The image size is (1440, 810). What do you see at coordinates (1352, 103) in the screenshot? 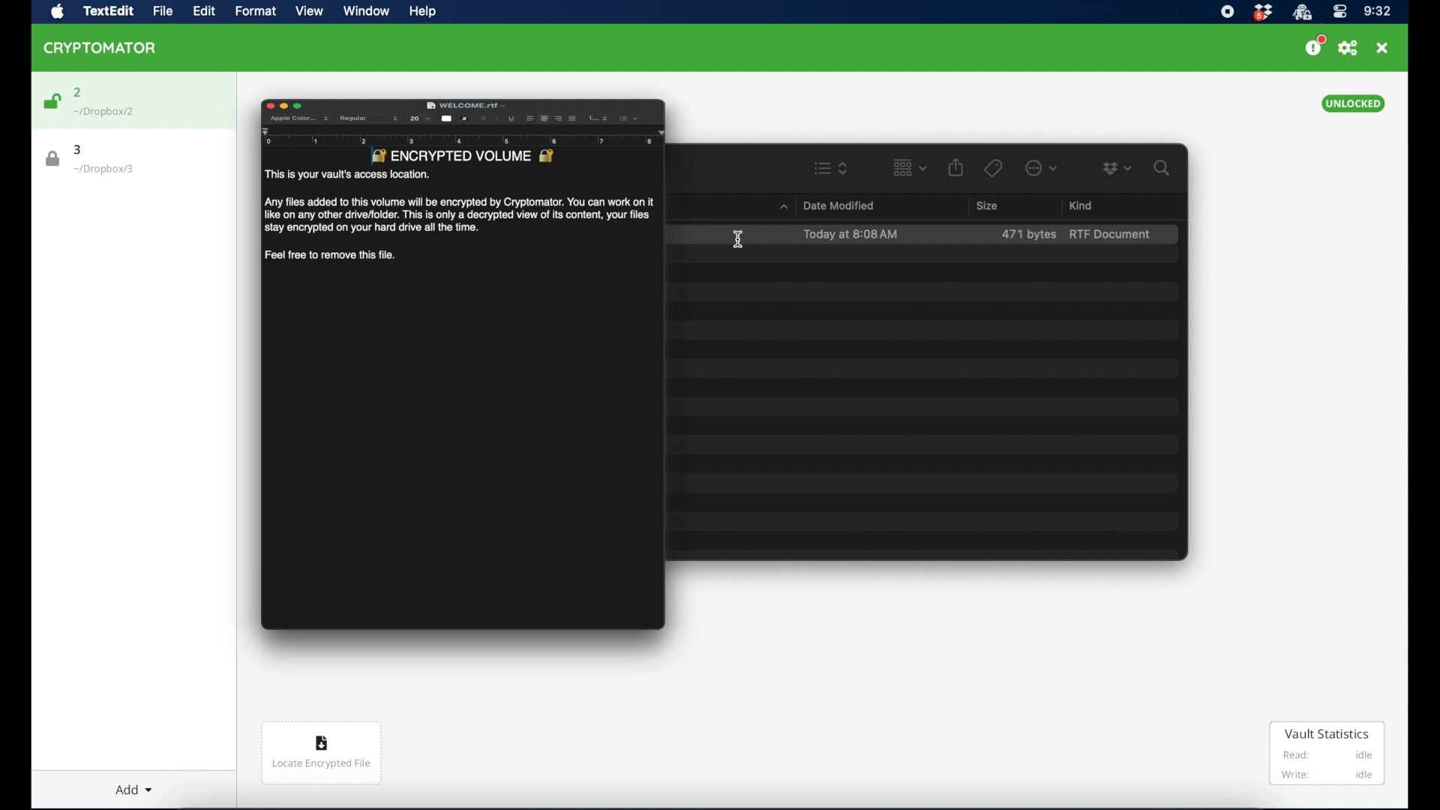
I see `unlocked` at bounding box center [1352, 103].